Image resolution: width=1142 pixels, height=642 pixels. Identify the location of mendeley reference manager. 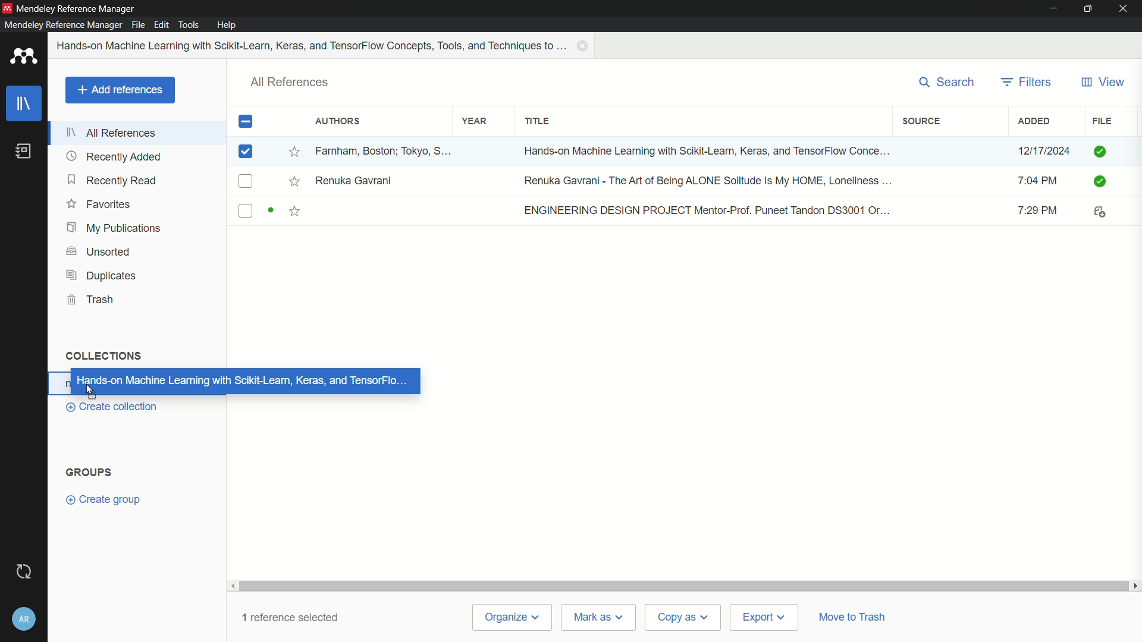
(62, 24).